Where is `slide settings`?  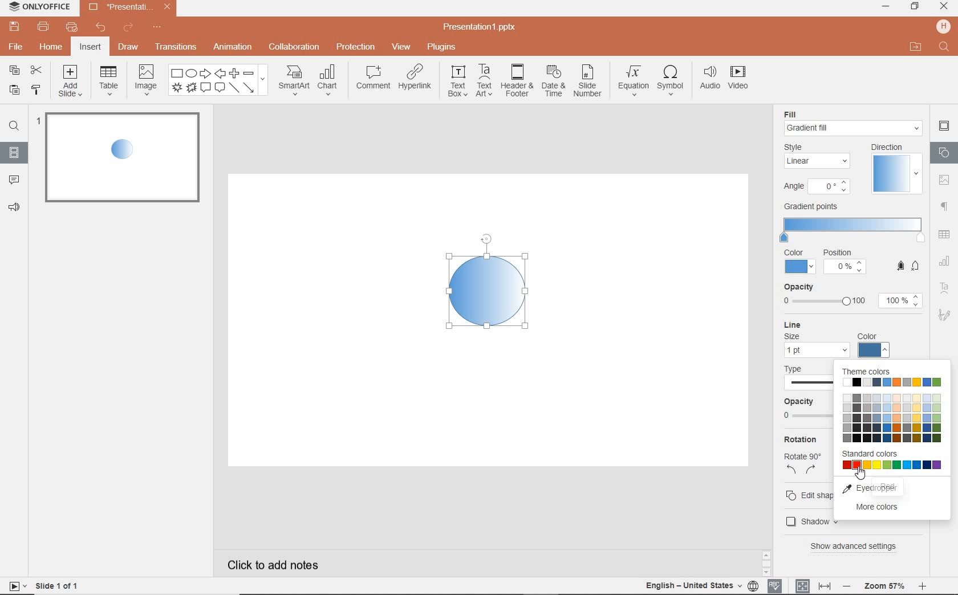
slide settings is located at coordinates (944, 126).